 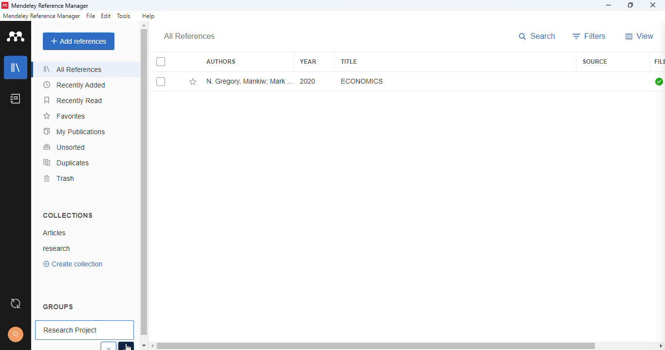 I want to click on notebook, so click(x=15, y=98).